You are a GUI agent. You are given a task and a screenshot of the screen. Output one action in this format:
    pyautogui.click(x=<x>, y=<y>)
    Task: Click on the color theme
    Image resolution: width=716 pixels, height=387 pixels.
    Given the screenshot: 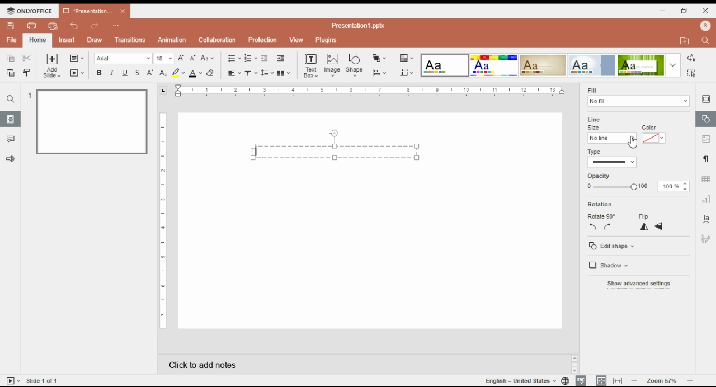 What is the action you would take?
    pyautogui.click(x=445, y=65)
    